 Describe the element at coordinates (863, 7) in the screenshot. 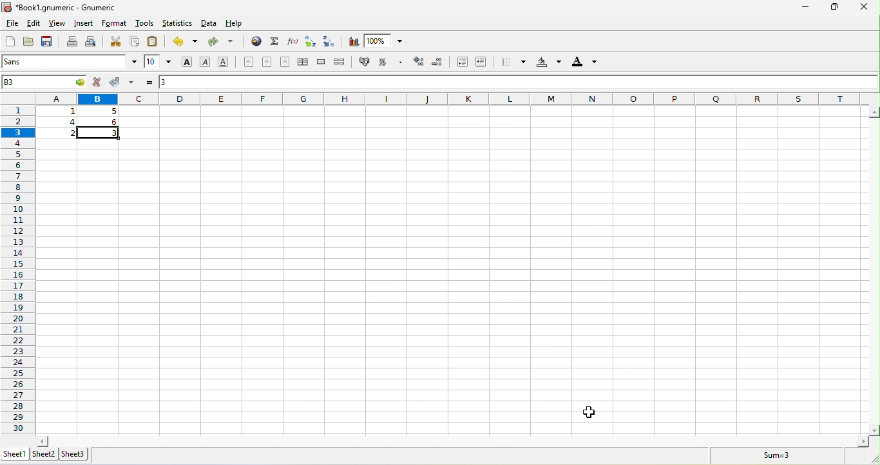

I see `close` at that location.